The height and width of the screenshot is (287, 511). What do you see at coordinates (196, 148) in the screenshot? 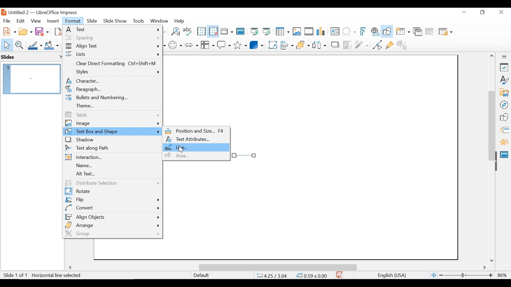
I see `Line` at bounding box center [196, 148].